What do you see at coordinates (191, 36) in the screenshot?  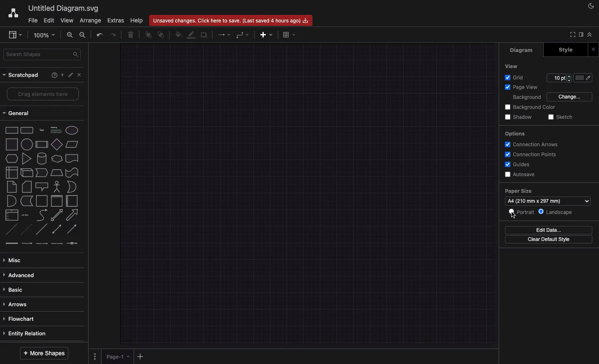 I see `Line color` at bounding box center [191, 36].